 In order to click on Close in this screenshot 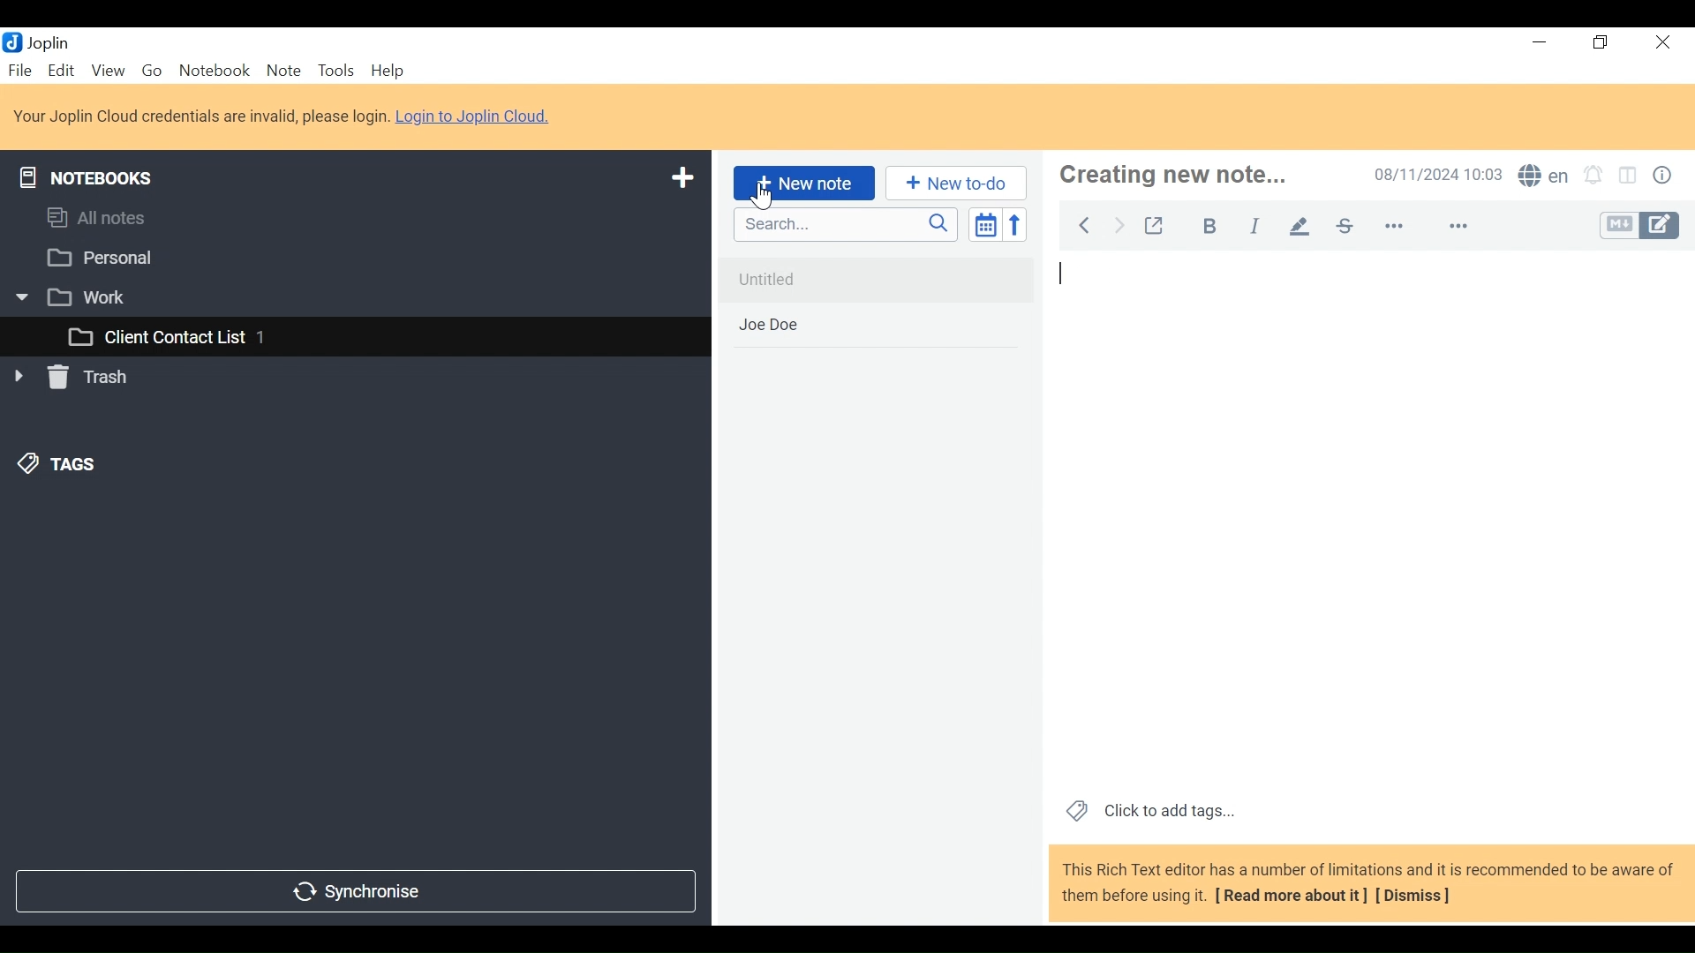, I will do `click(1666, 42)`.